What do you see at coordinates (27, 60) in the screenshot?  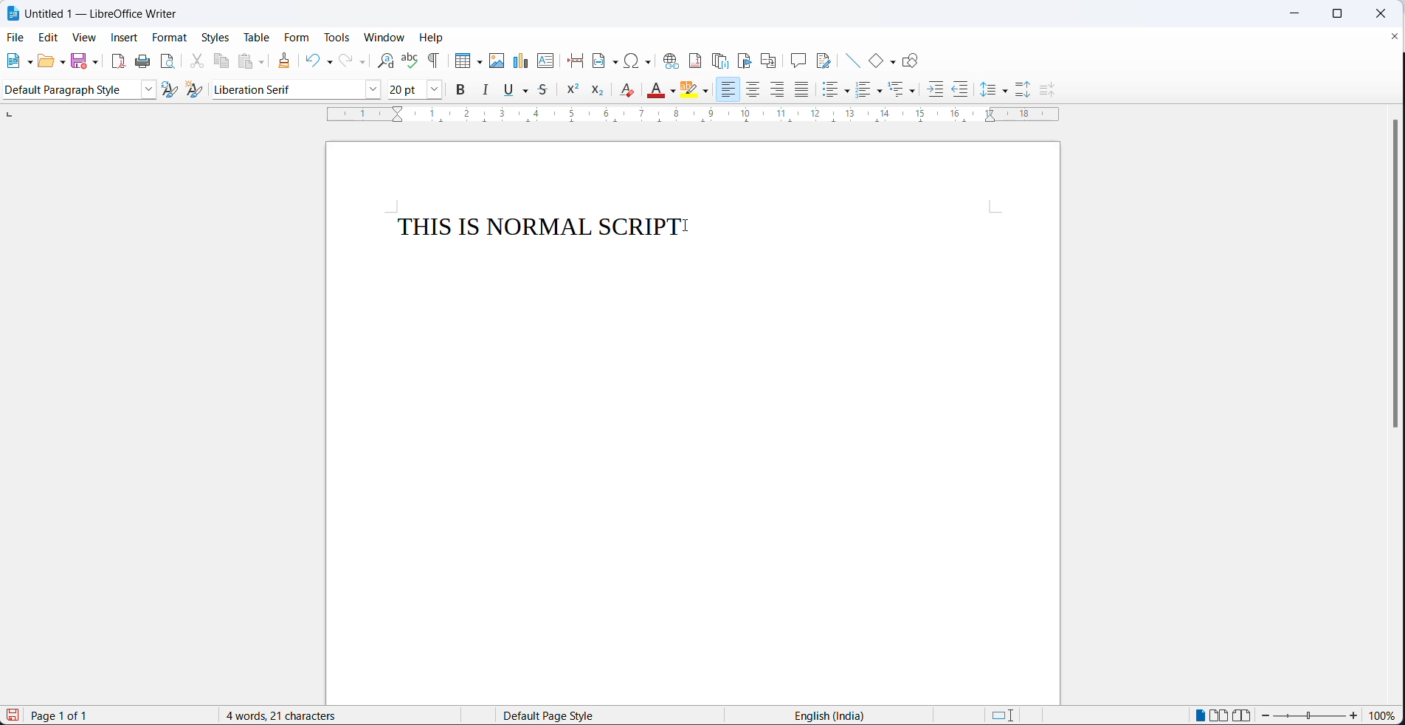 I see `new file options` at bounding box center [27, 60].